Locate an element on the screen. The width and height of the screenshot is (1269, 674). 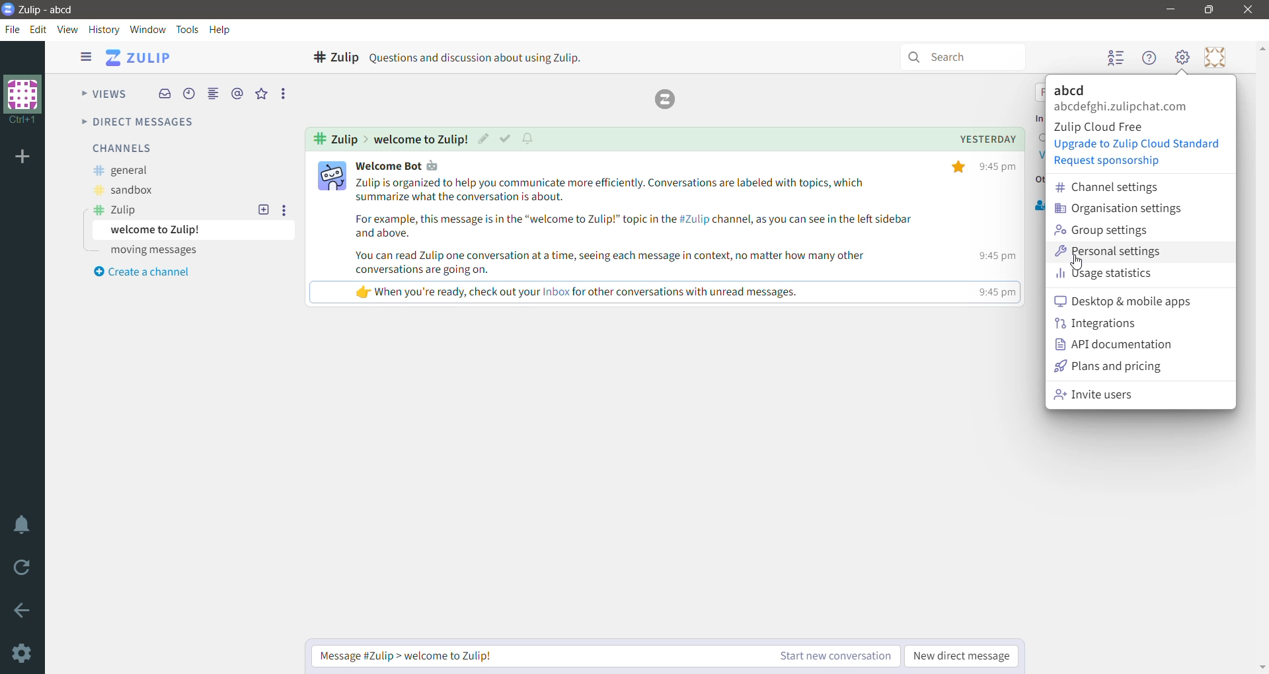
ZULIP(Application Name) is located at coordinates (142, 58).